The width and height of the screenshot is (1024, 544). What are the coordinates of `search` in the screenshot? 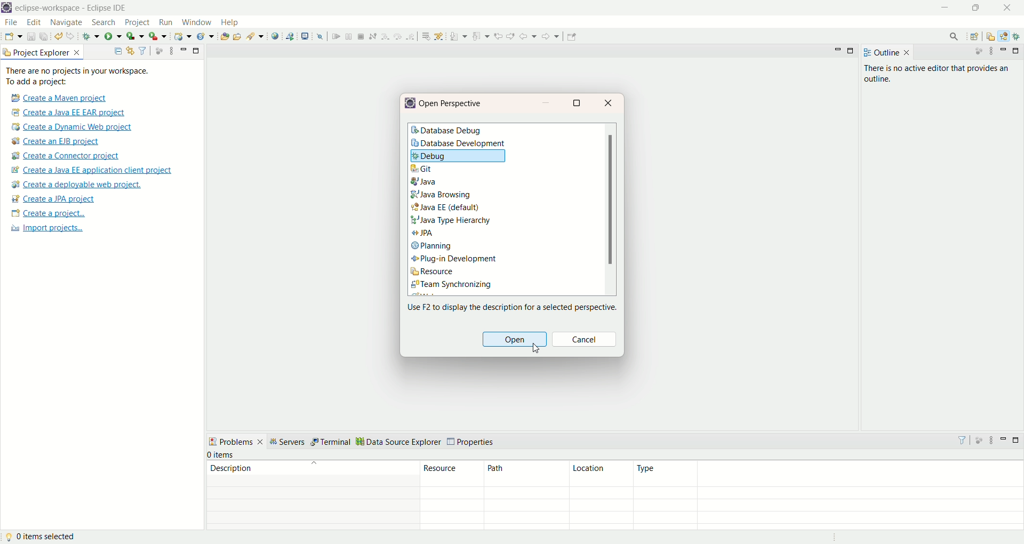 It's located at (254, 36).